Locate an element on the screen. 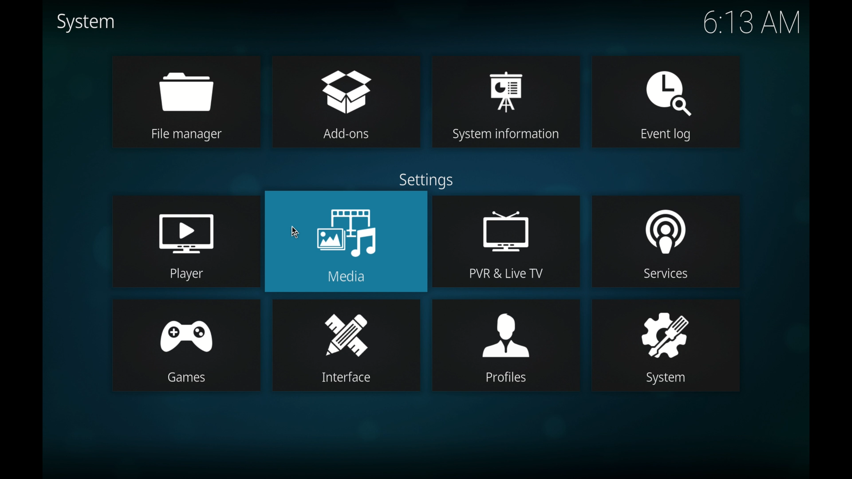 Image resolution: width=852 pixels, height=479 pixels. file manager is located at coordinates (185, 102).